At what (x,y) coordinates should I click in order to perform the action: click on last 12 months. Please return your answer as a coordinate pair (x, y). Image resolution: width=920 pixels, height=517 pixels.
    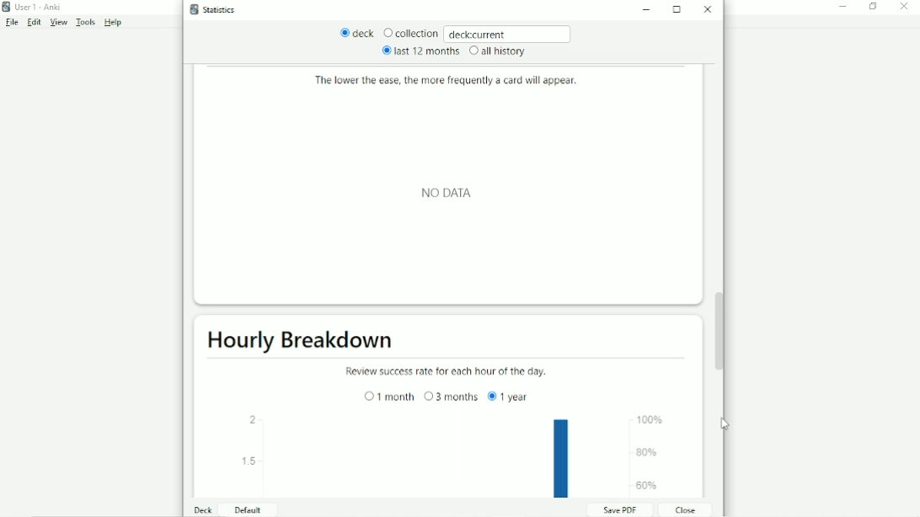
    Looking at the image, I should click on (420, 51).